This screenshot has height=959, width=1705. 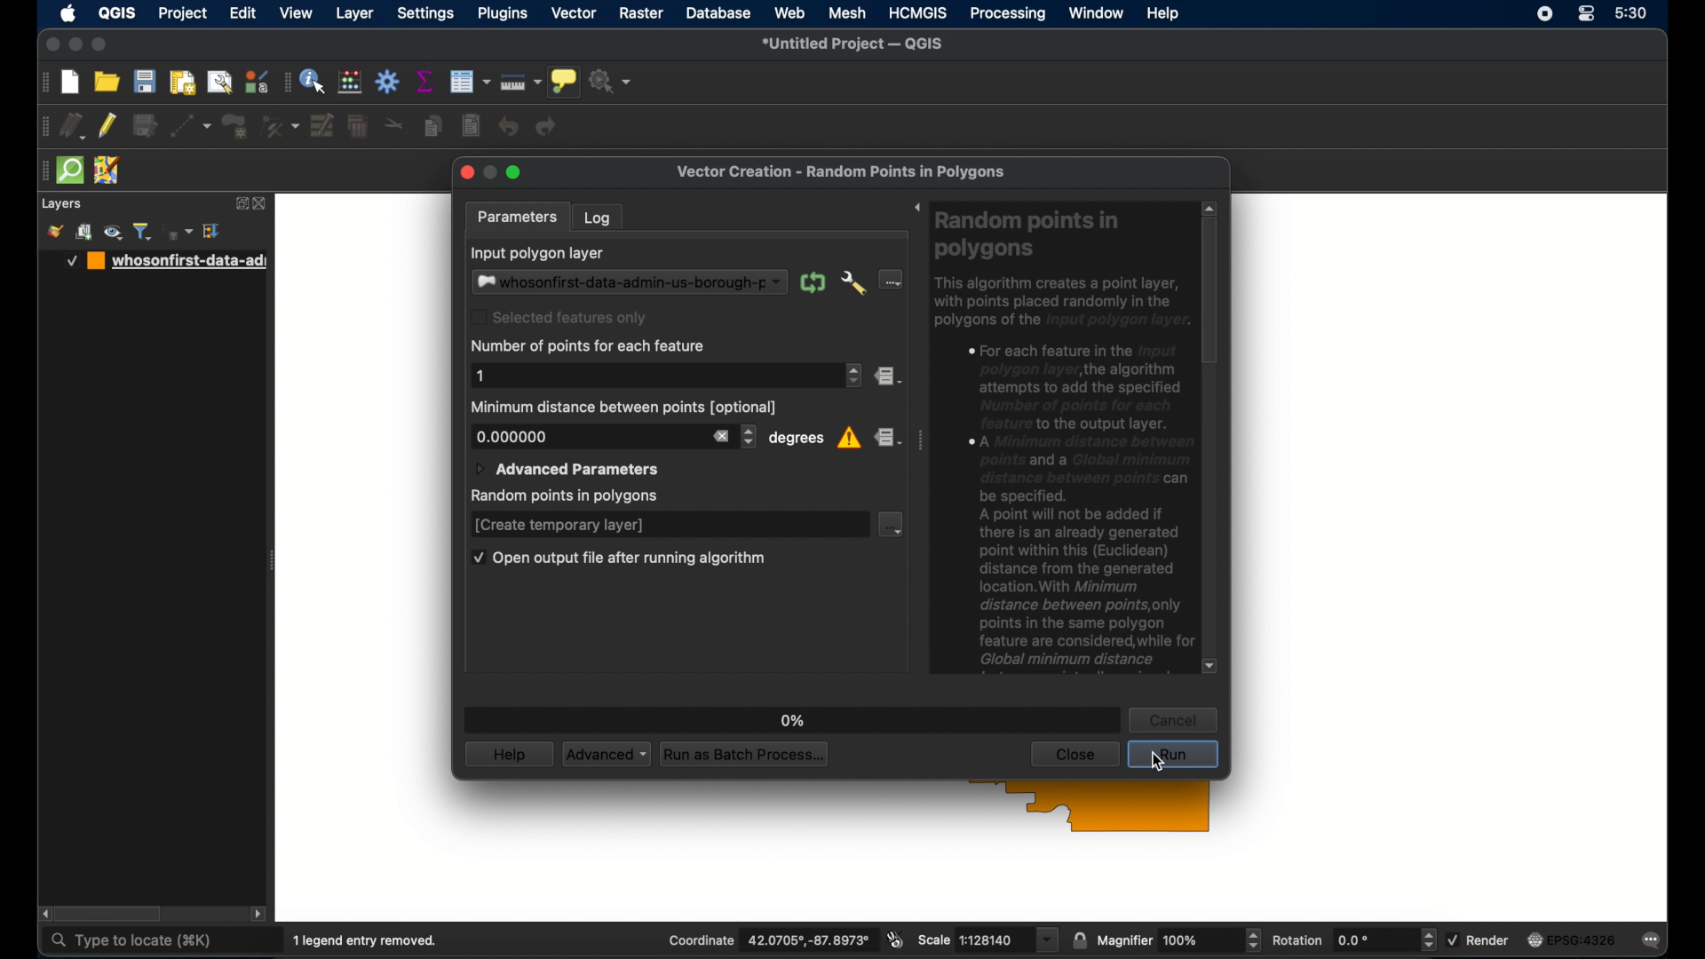 I want to click on log, so click(x=598, y=216).